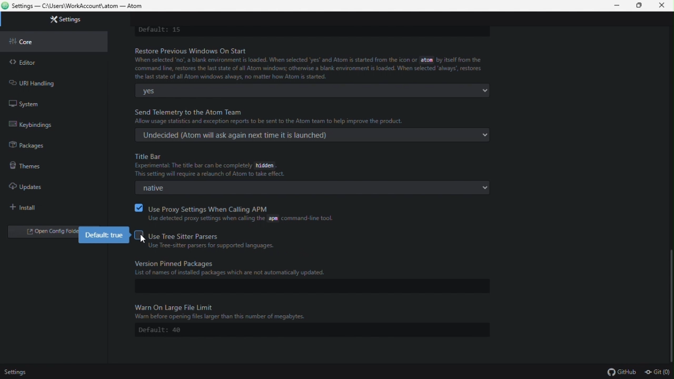 The height and width of the screenshot is (379, 674). Describe the element at coordinates (619, 6) in the screenshot. I see `minimize` at that location.